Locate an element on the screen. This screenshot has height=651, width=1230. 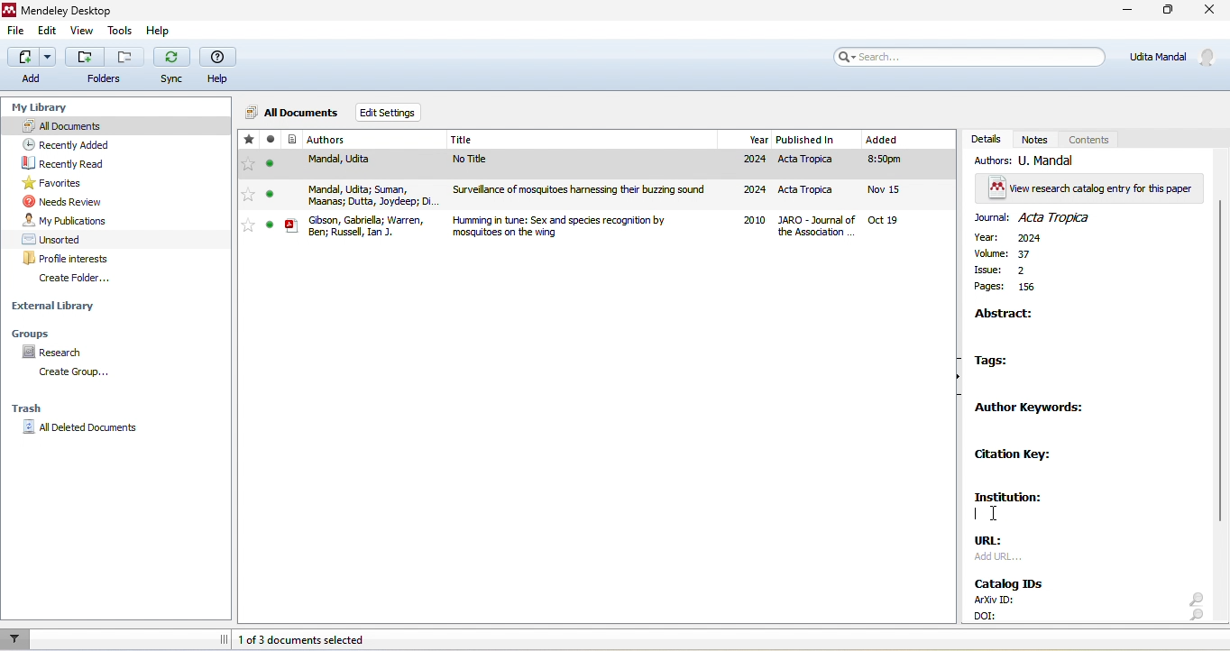
sync is located at coordinates (172, 65).